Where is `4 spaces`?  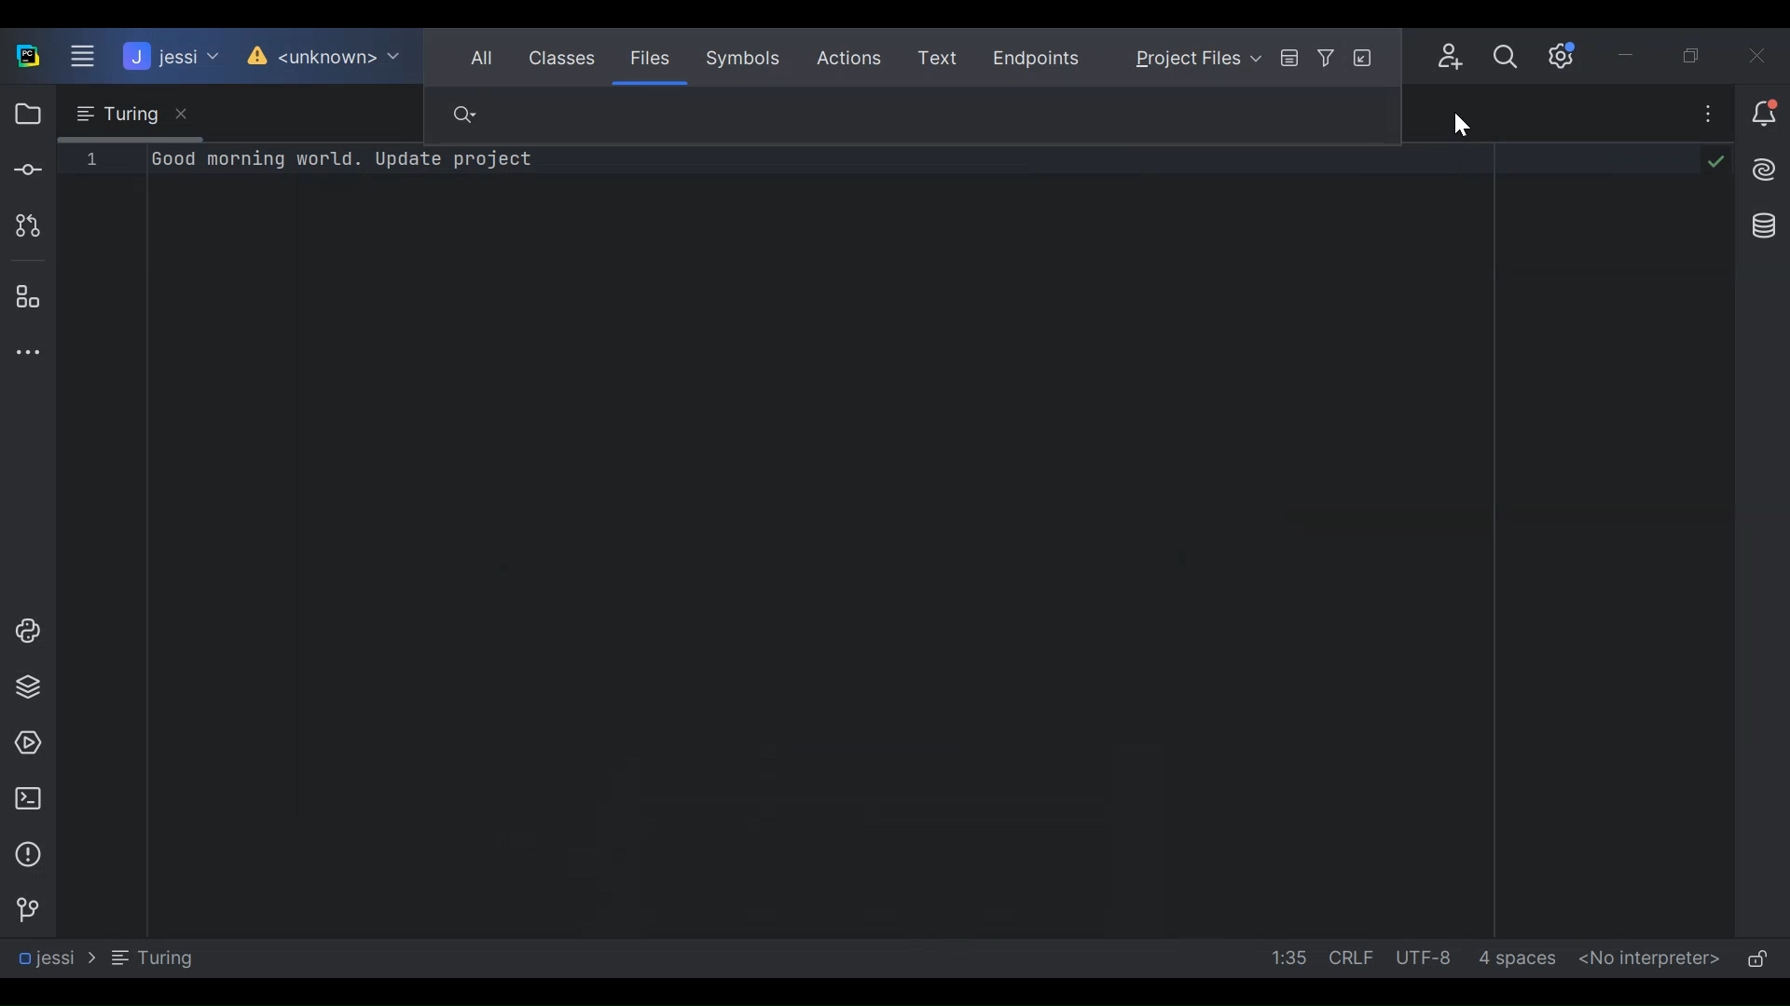 4 spaces is located at coordinates (1522, 958).